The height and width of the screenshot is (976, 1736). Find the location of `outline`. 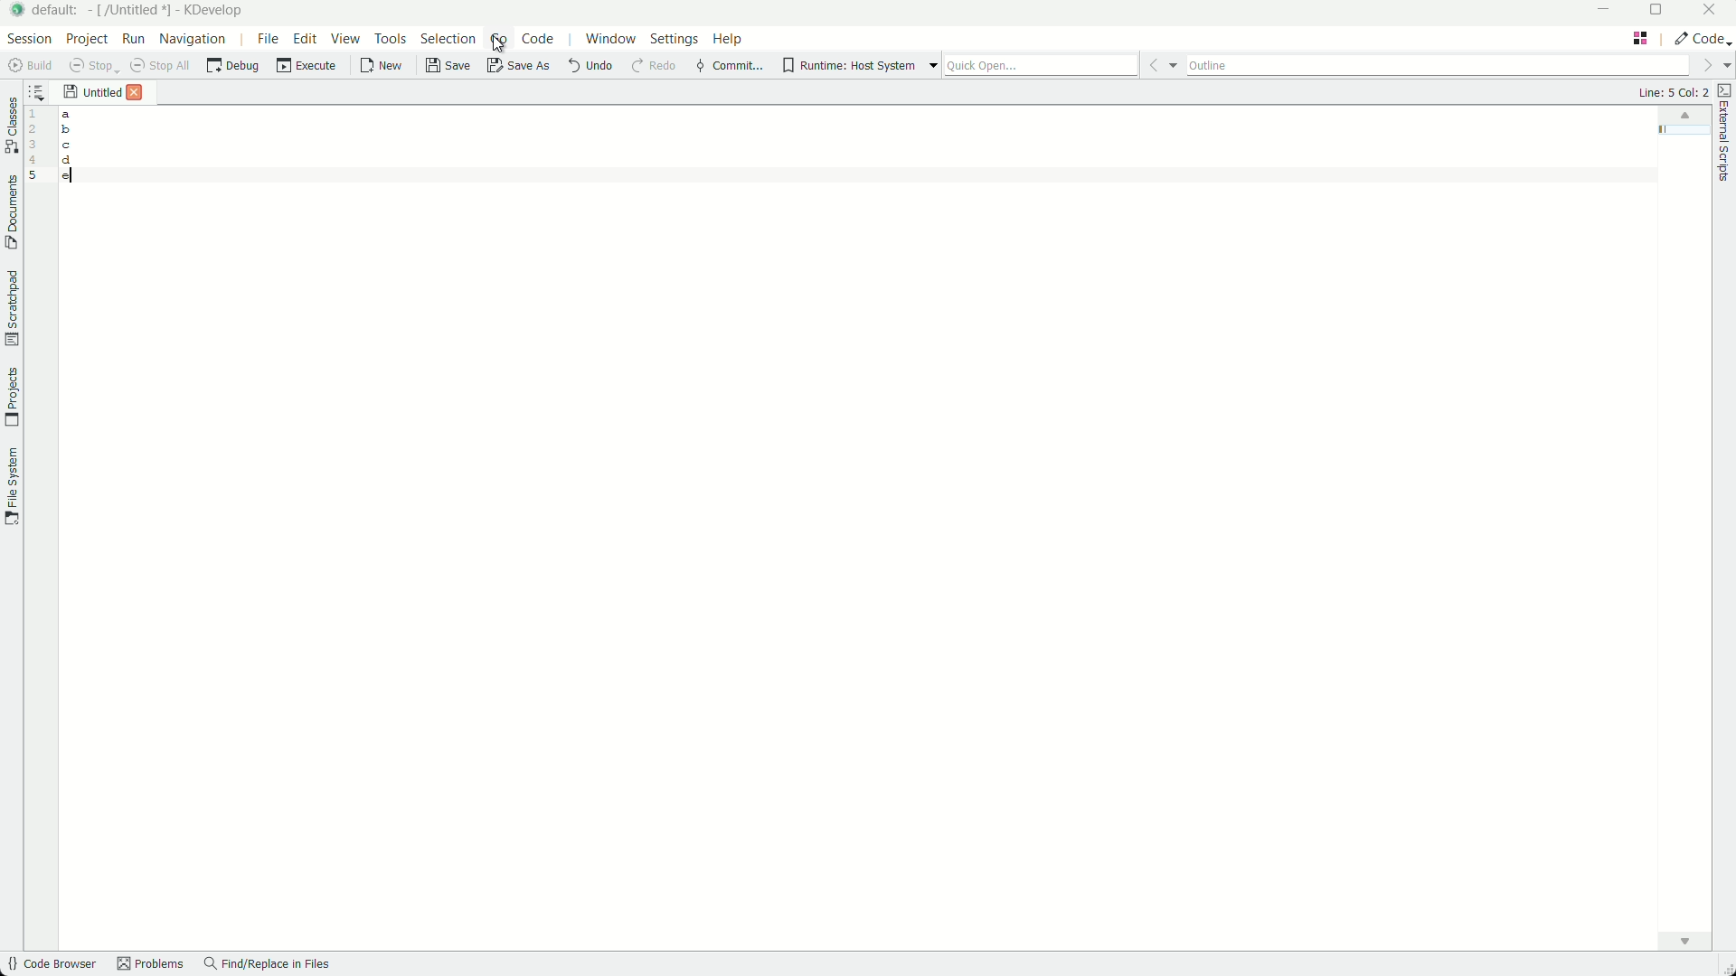

outline is located at coordinates (1456, 66).